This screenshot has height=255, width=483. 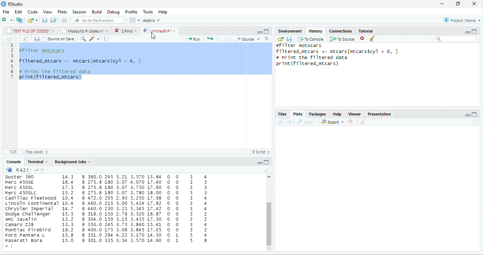 What do you see at coordinates (30, 208) in the screenshot?
I see `Duster 360 merc 450se merc 450sl Merc 450sLC Cadillac Fleetwood Lincoln continental chrysler Imperial Dodge Challenger amc Javelin camaro 228 pontiac Firebird Ford pantera L Maserati Bora` at bounding box center [30, 208].